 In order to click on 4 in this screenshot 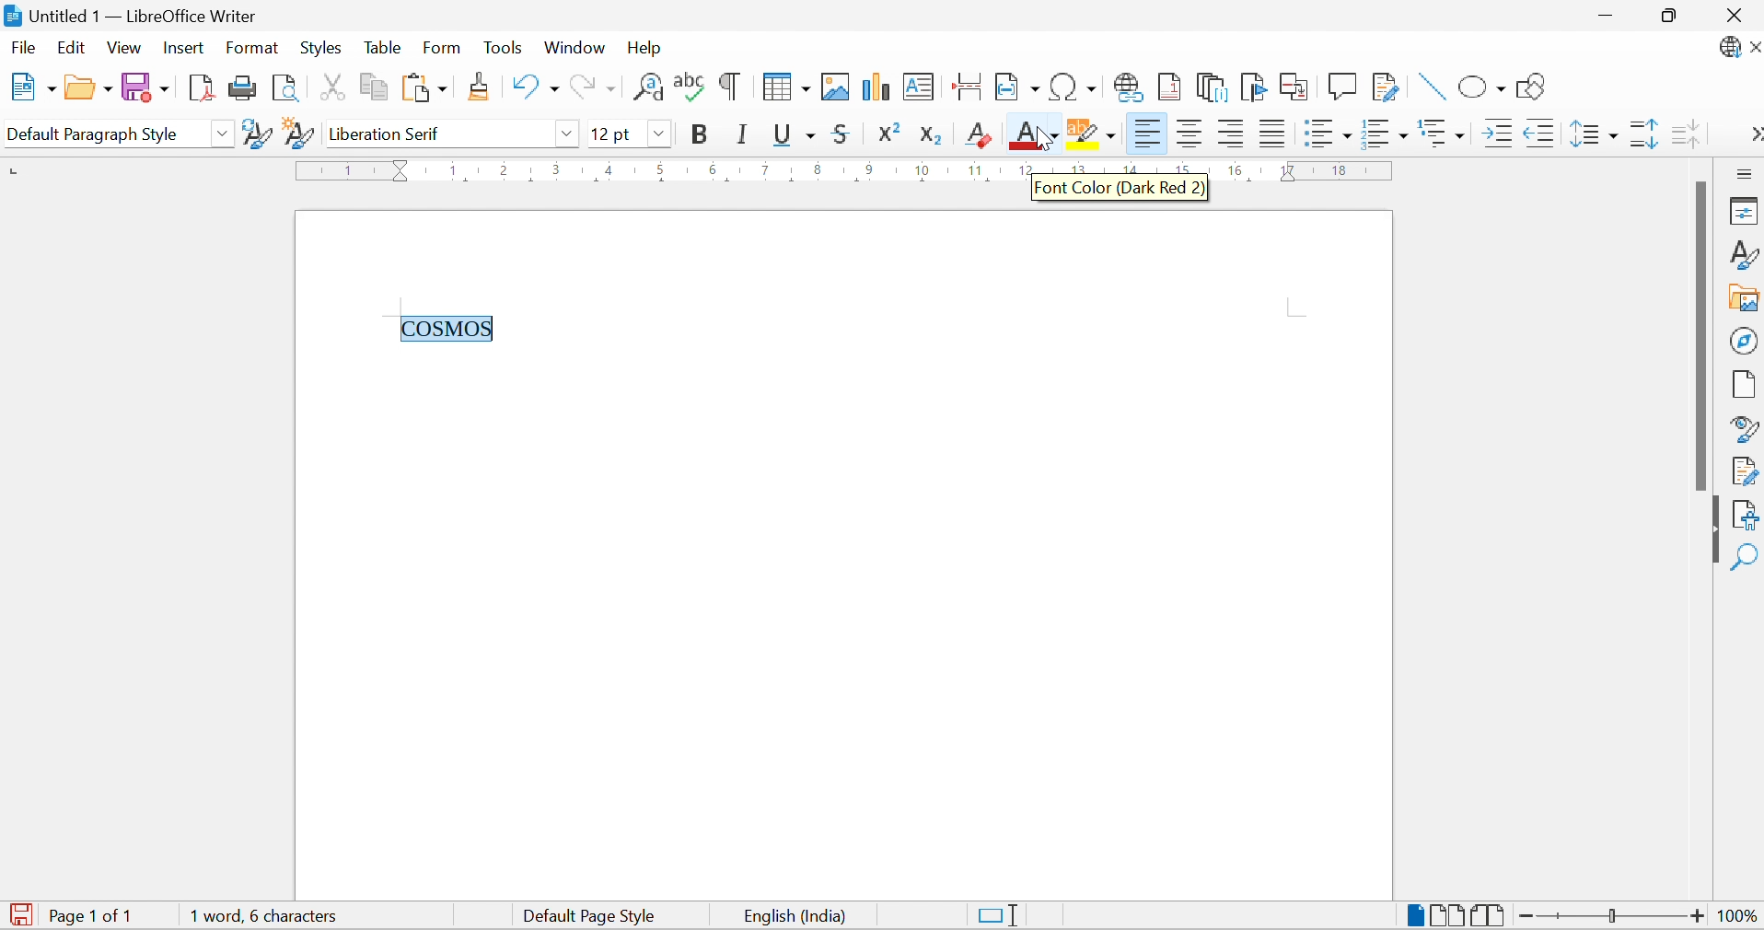, I will do `click(610, 169)`.